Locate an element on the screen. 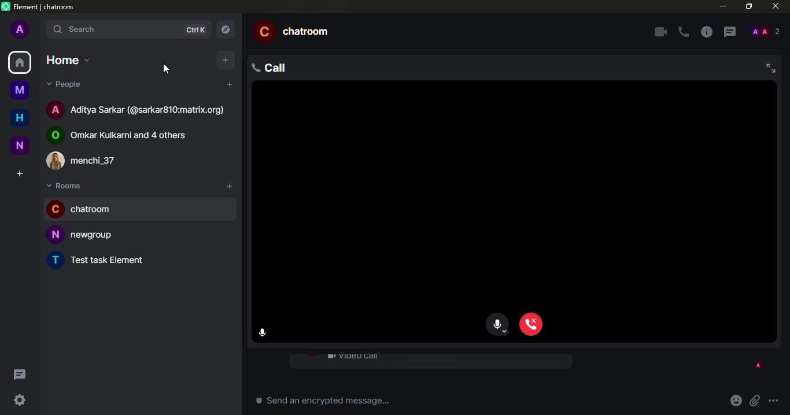 This screenshot has width=790, height=415. home is located at coordinates (17, 117).